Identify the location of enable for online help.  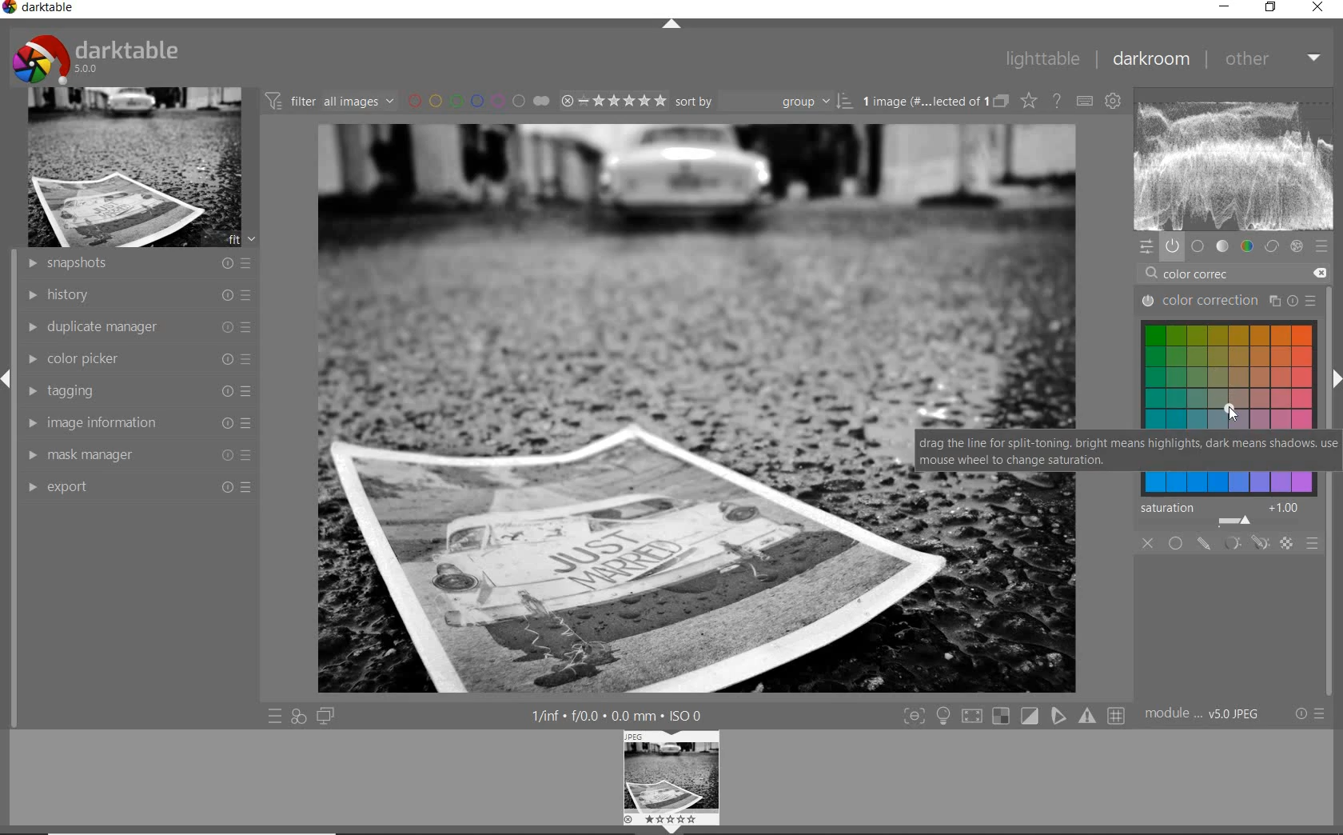
(1058, 100).